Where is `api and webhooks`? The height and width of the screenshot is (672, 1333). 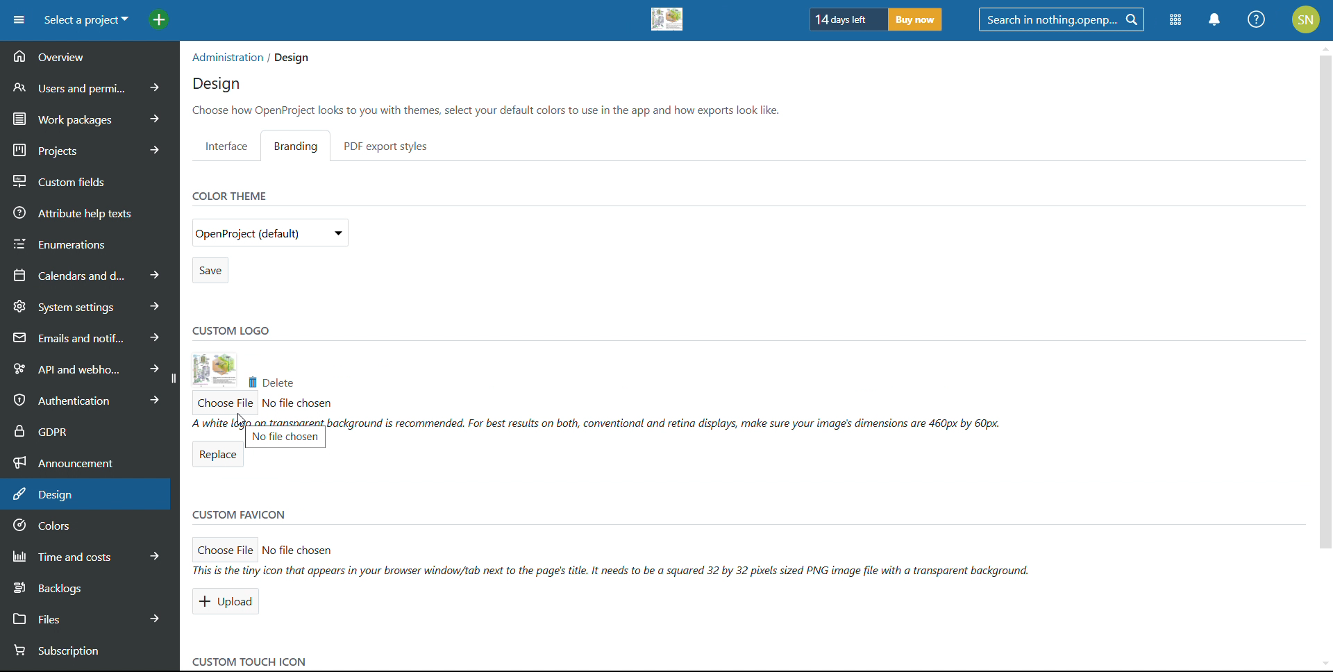
api and webhooks is located at coordinates (83, 367).